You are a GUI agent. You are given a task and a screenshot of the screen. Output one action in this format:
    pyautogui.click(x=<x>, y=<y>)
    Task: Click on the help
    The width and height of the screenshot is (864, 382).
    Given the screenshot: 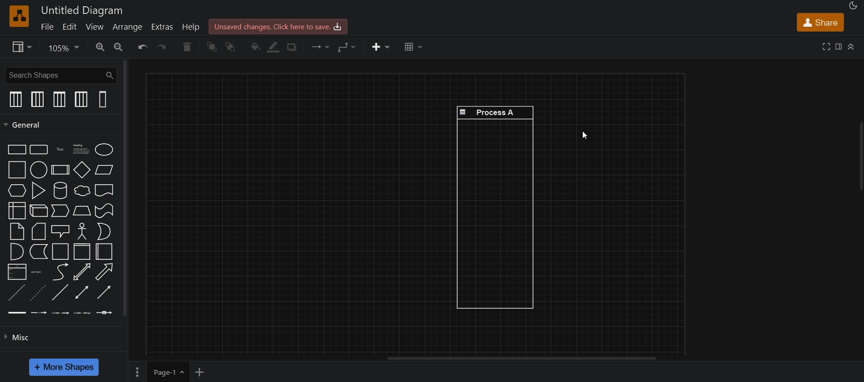 What is the action you would take?
    pyautogui.click(x=192, y=25)
    